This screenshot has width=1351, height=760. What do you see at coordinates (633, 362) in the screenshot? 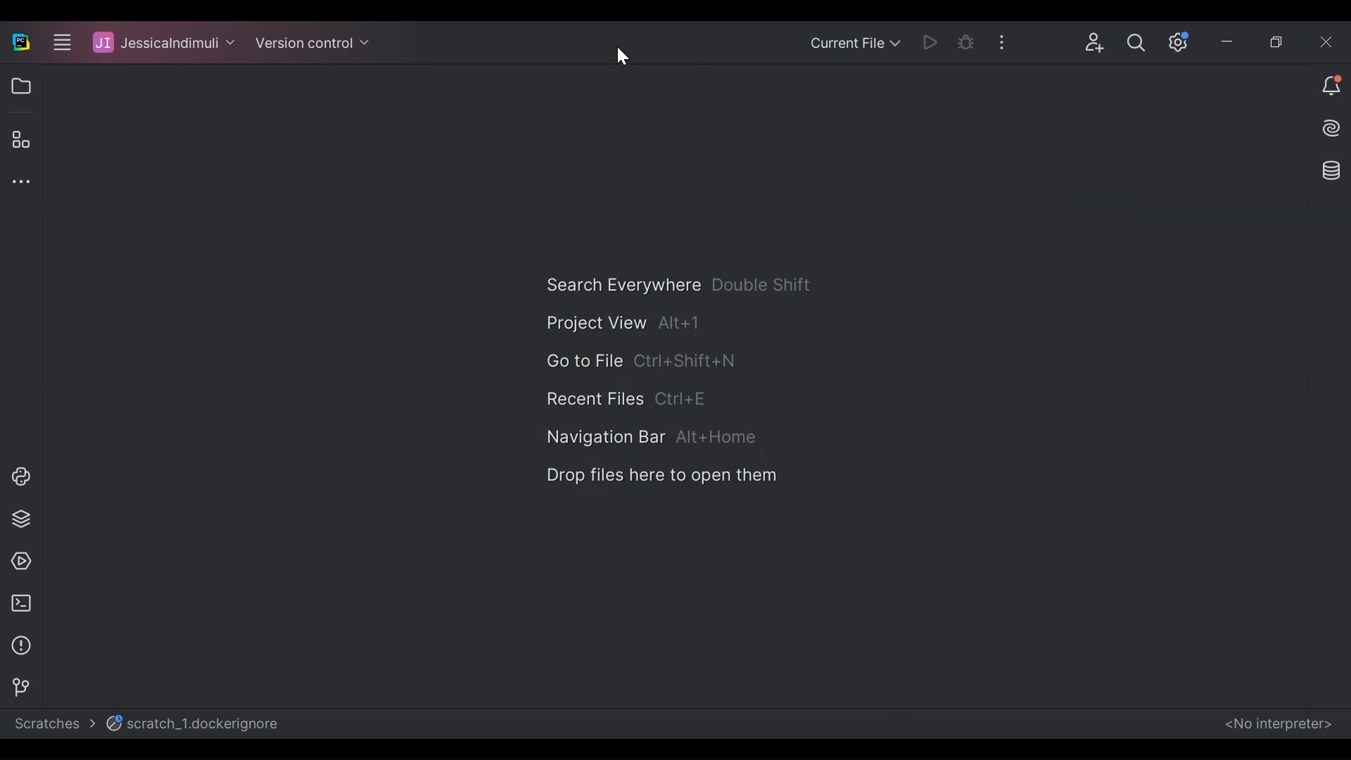
I see `Go to File` at bounding box center [633, 362].